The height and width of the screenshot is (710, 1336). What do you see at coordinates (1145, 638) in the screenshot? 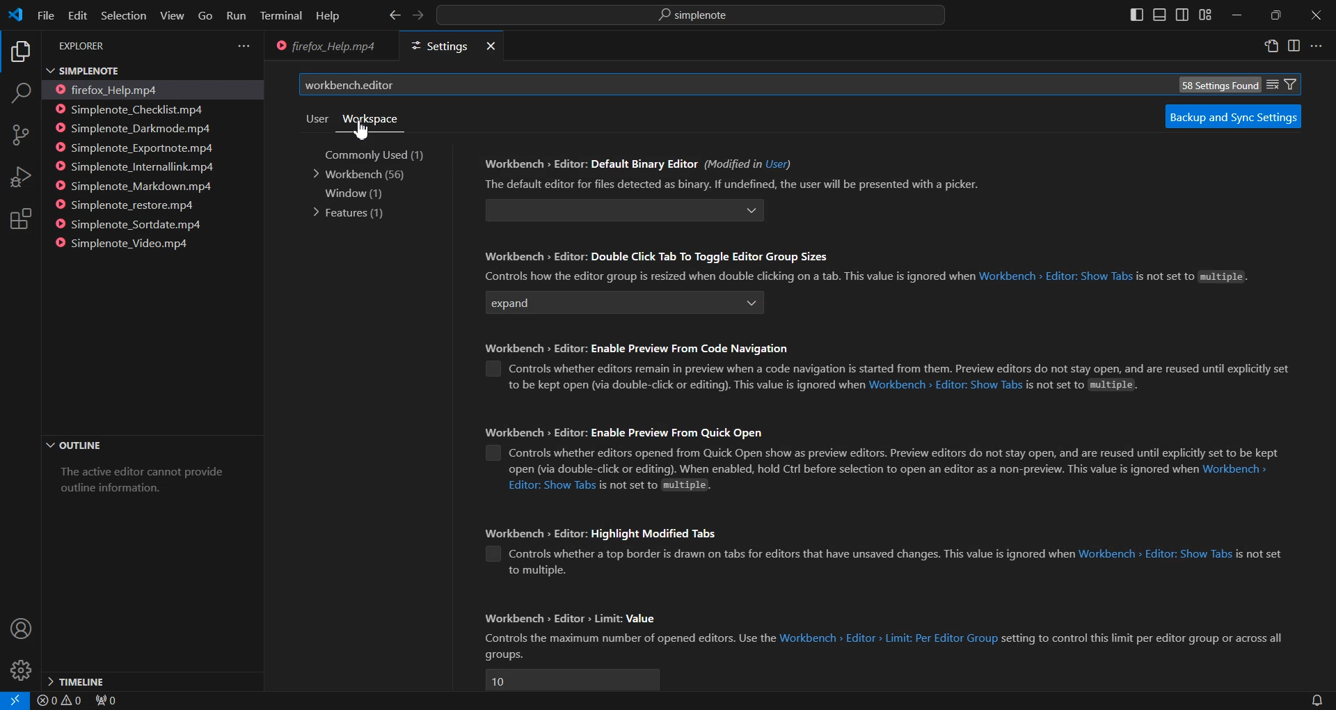
I see `setting to control this limit per editor group or across all` at bounding box center [1145, 638].